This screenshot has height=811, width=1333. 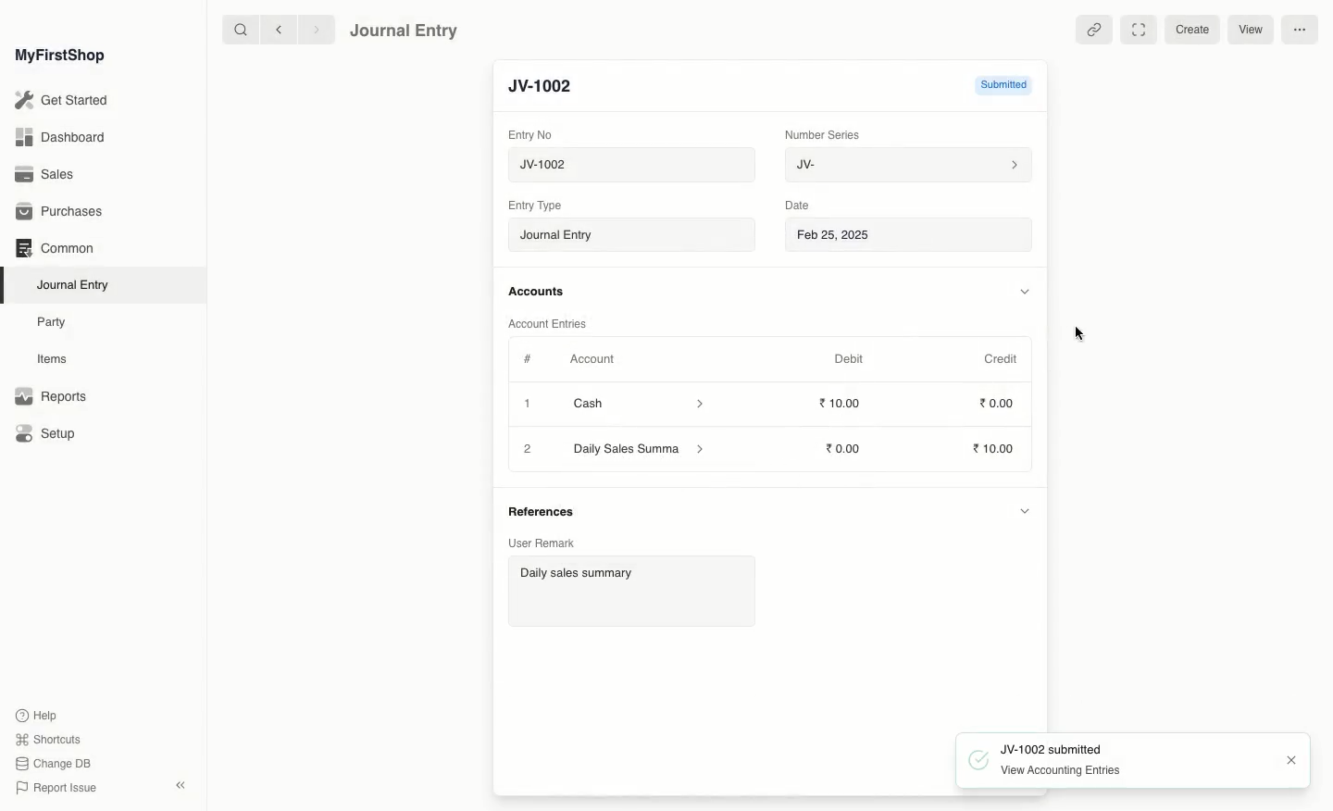 What do you see at coordinates (1036, 747) in the screenshot?
I see `JV-1002 submitted` at bounding box center [1036, 747].